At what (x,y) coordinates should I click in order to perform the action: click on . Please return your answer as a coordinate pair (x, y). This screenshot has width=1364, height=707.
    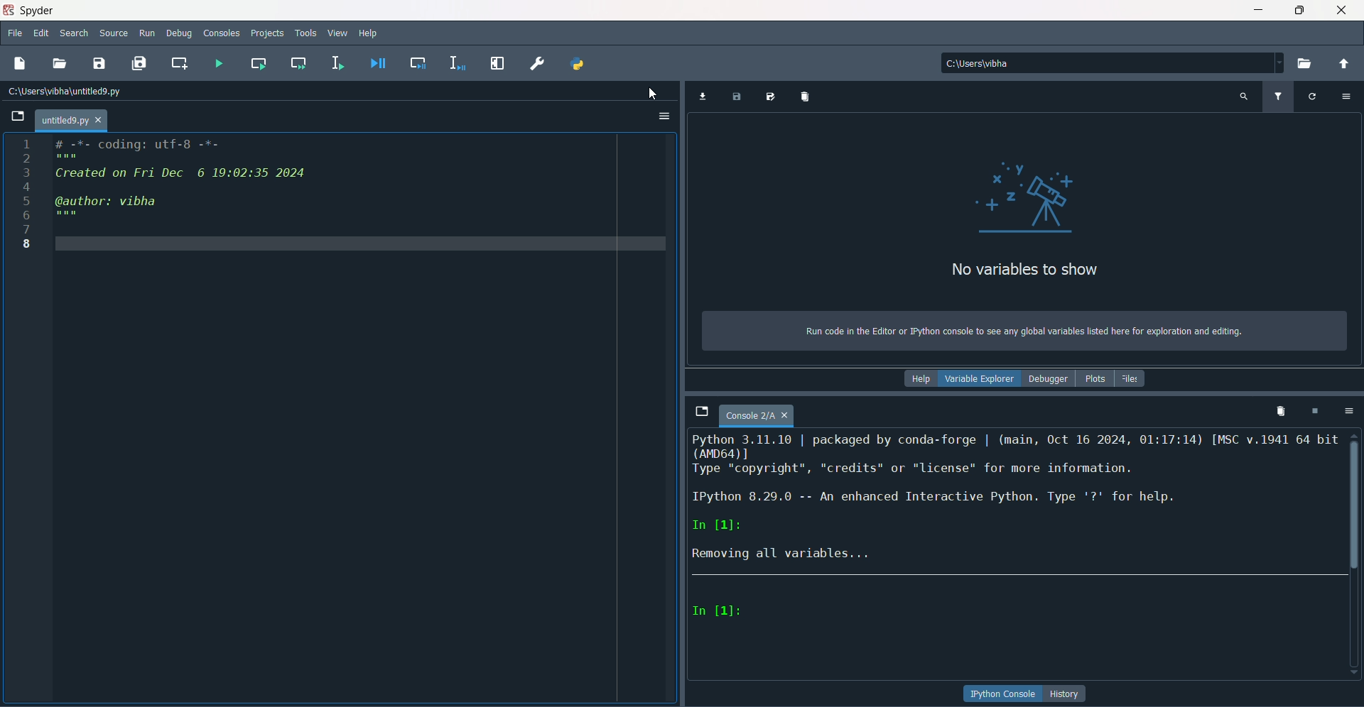
    Looking at the image, I should click on (268, 35).